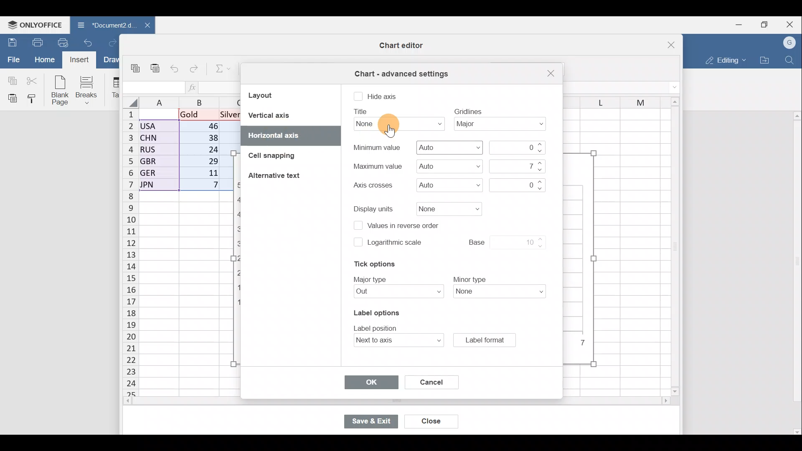  Describe the element at coordinates (384, 96) in the screenshot. I see `Hide axis` at that location.